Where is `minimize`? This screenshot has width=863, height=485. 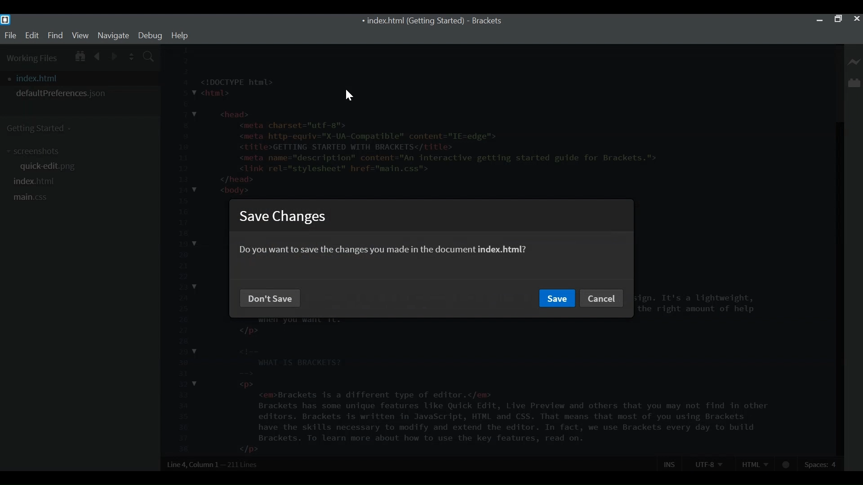 minimize is located at coordinates (819, 19).